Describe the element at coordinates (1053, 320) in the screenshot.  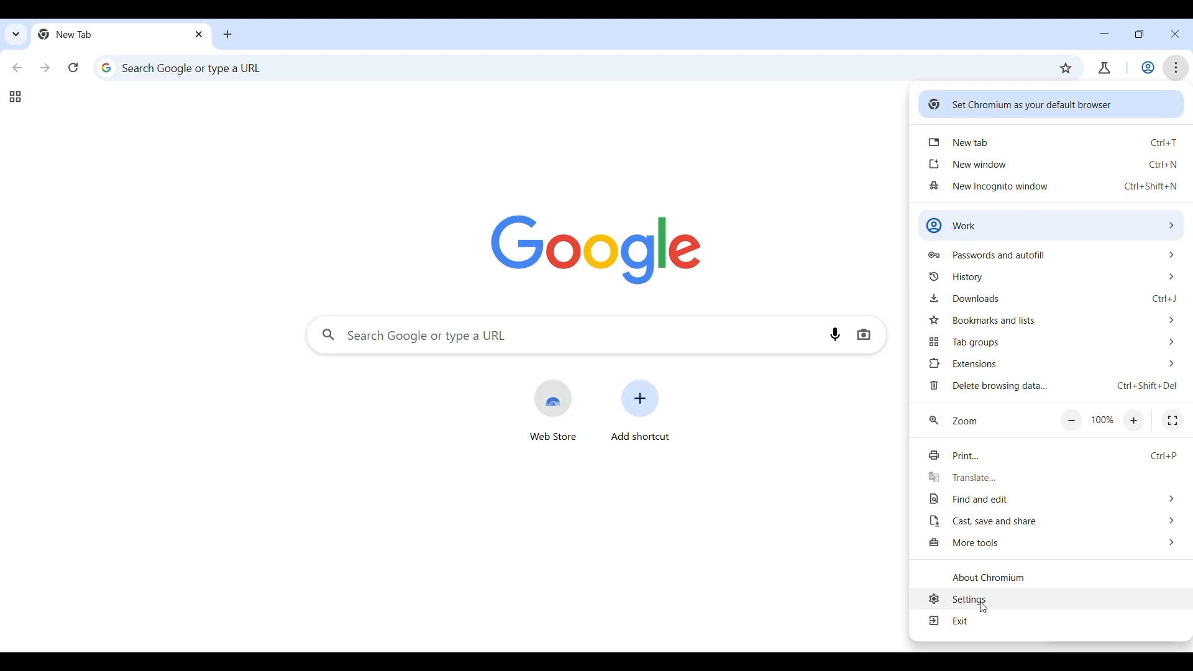
I see `Bookmark and list options` at that location.